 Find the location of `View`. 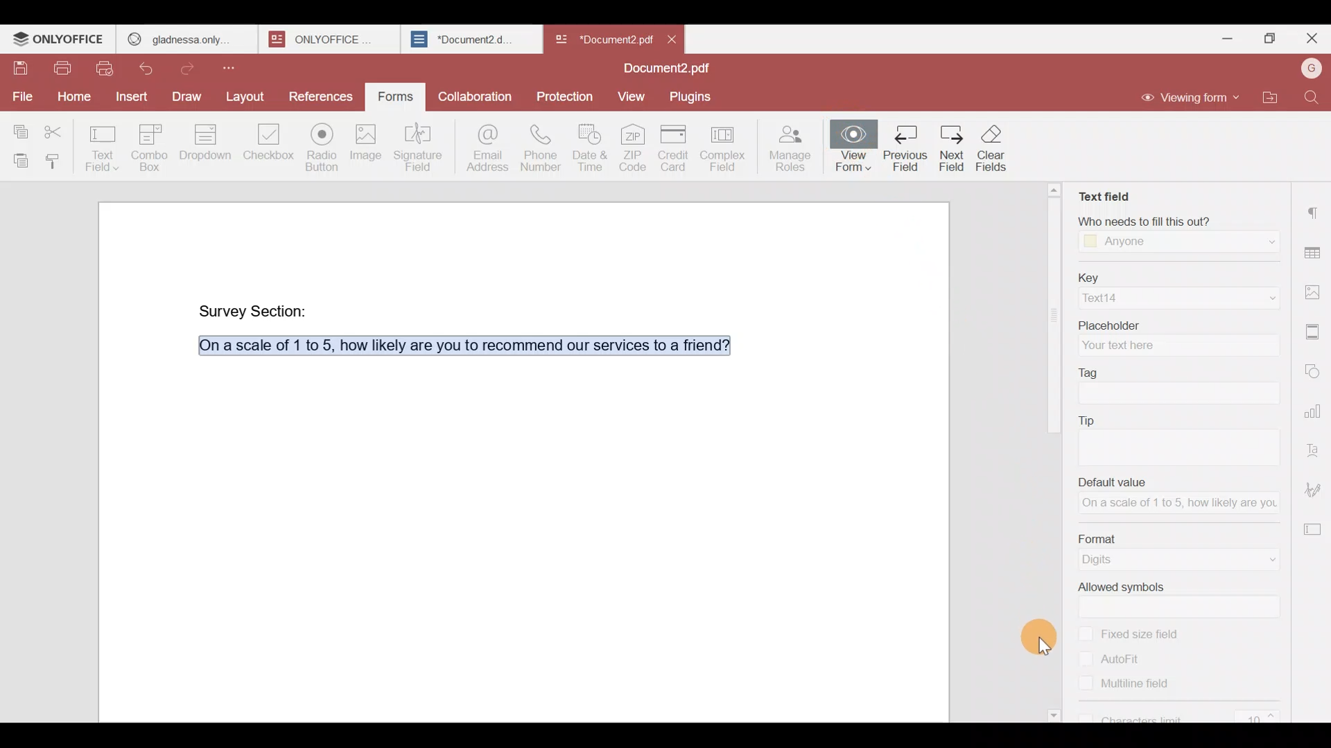

View is located at coordinates (628, 95).